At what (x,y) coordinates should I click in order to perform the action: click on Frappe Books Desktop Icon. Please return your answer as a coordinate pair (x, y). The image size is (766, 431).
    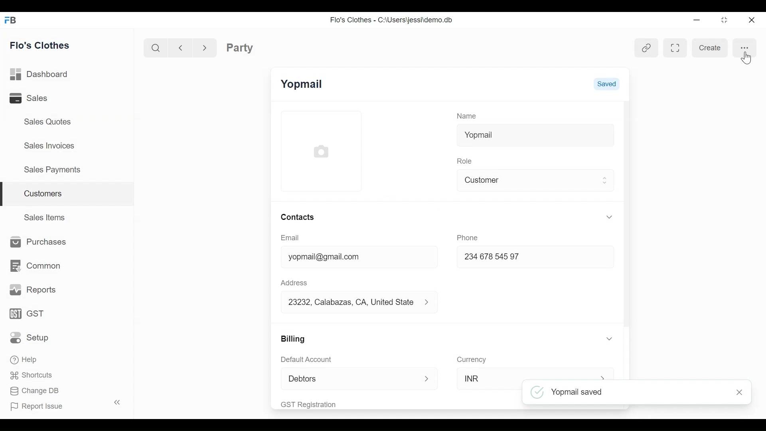
    Looking at the image, I should click on (10, 21).